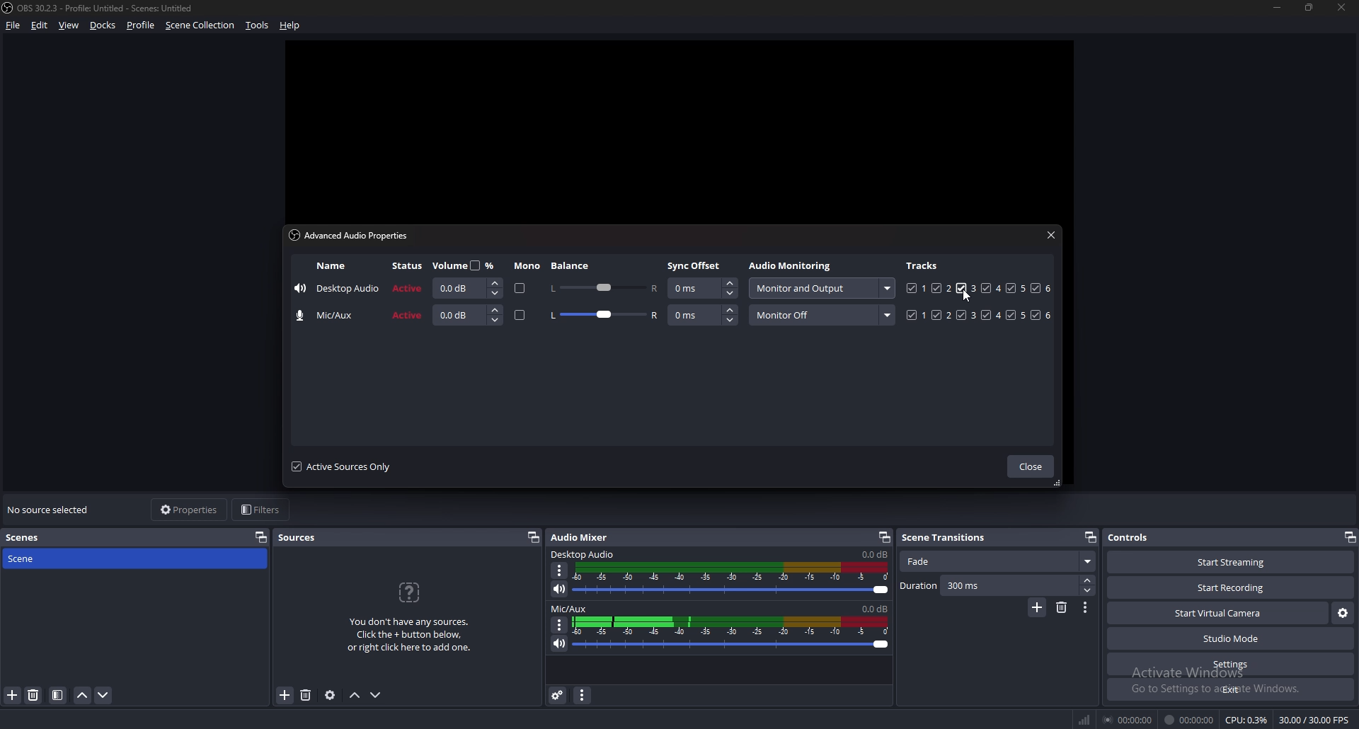 The height and width of the screenshot is (729, 1359). What do you see at coordinates (980, 315) in the screenshot?
I see `tracks` at bounding box center [980, 315].